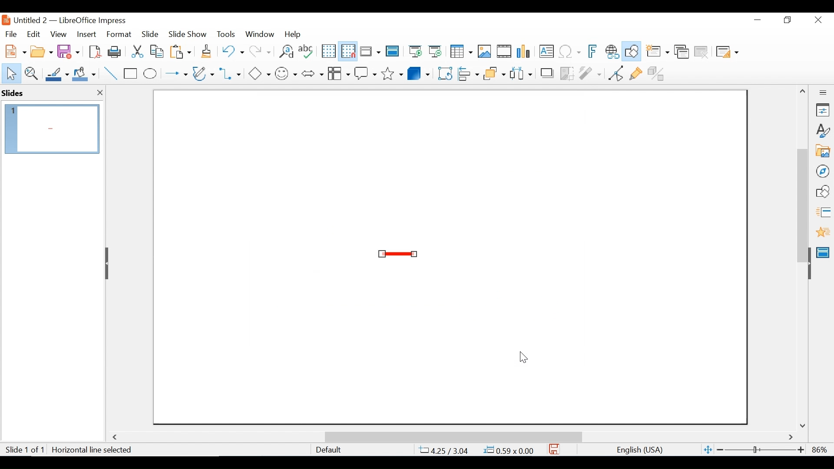 The width and height of the screenshot is (834, 469). What do you see at coordinates (10, 73) in the screenshot?
I see `Select` at bounding box center [10, 73].